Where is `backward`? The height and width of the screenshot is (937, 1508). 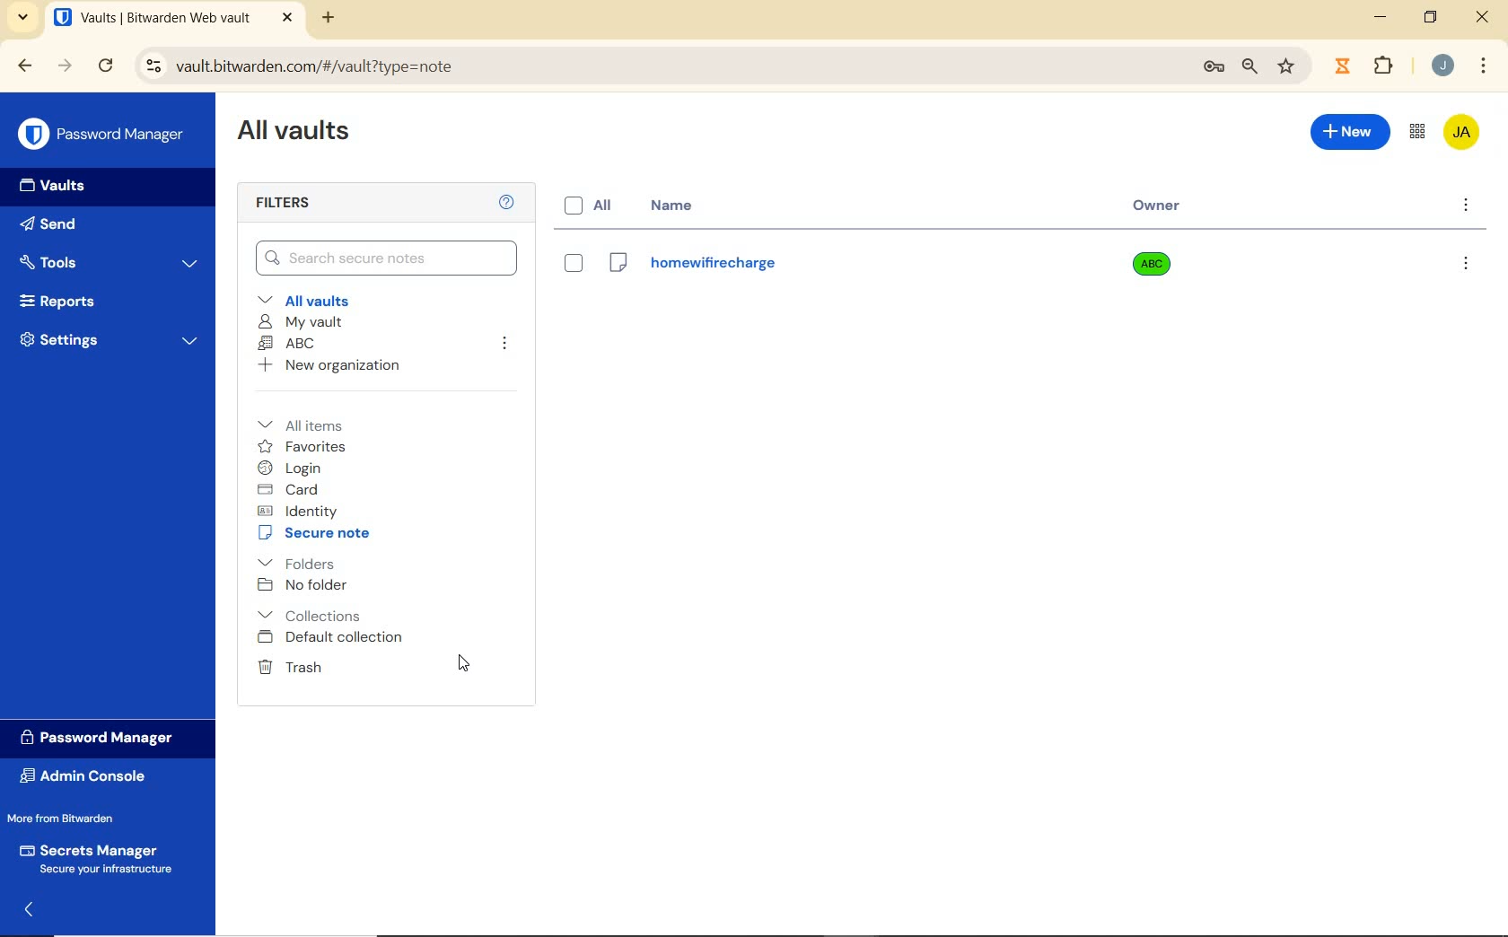 backward is located at coordinates (25, 66).